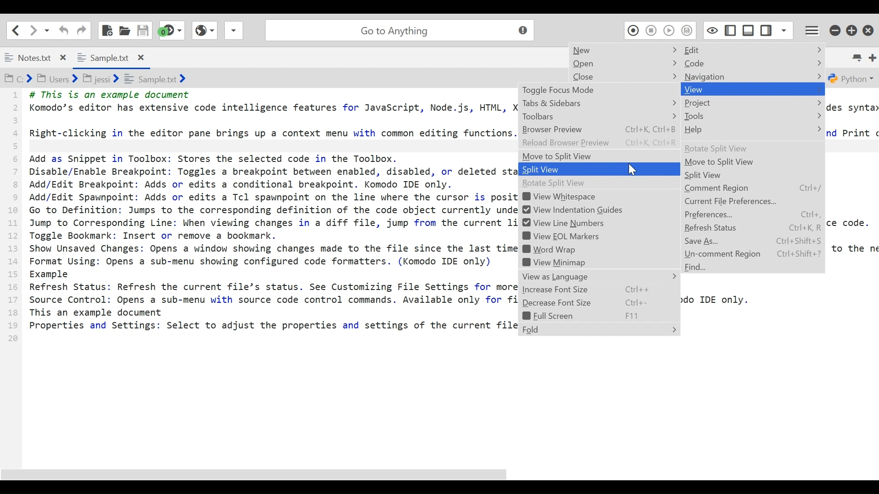 The height and width of the screenshot is (494, 879). Describe the element at coordinates (784, 30) in the screenshot. I see `Show Specific Sidebar` at that location.